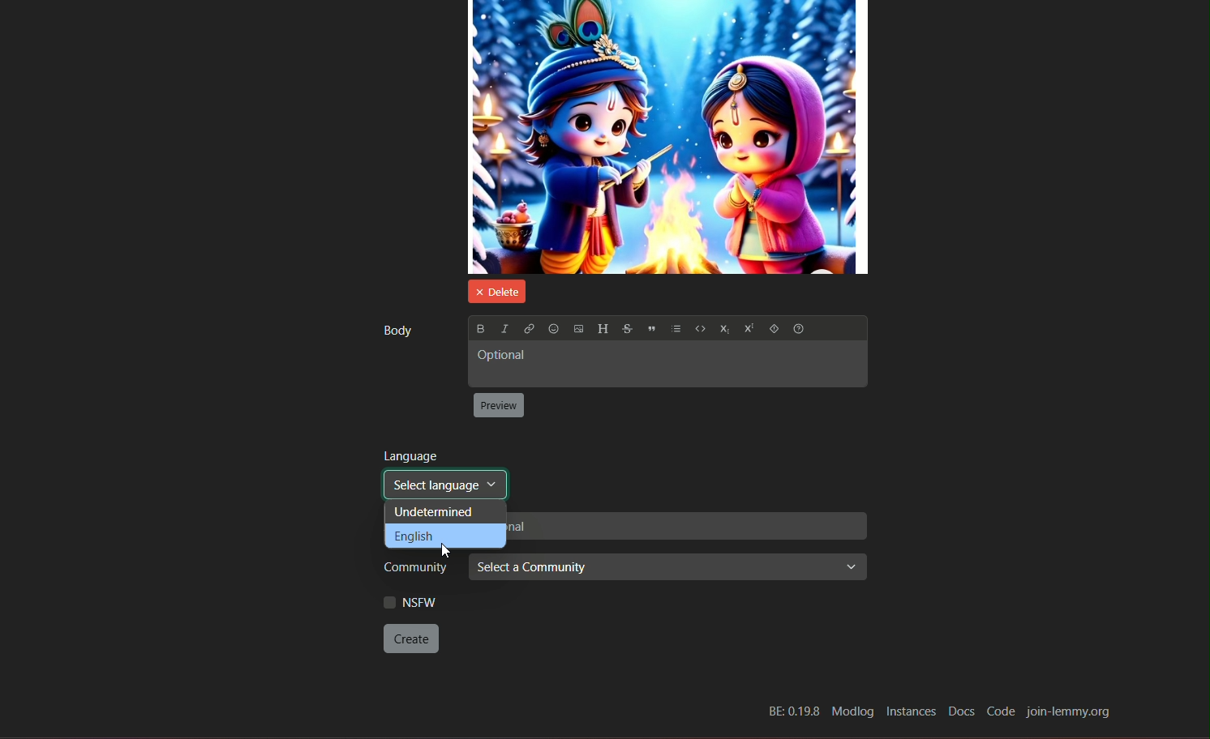  I want to click on upload image, so click(578, 330).